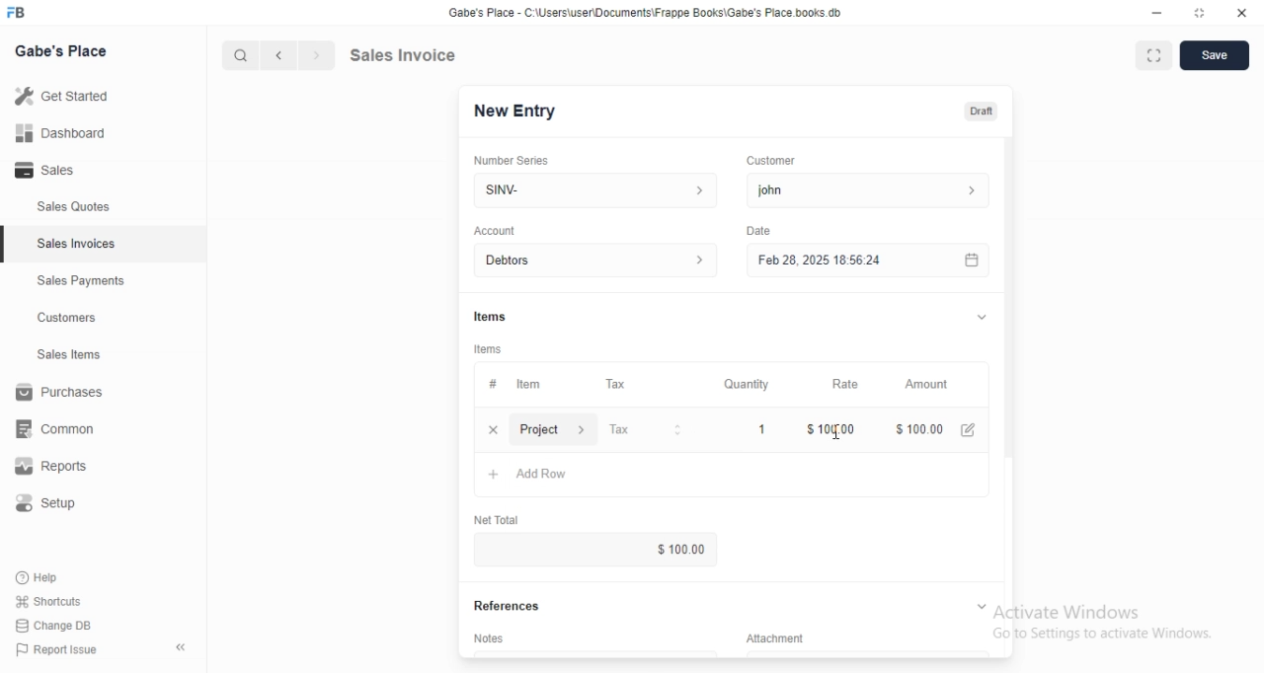  Describe the element at coordinates (983, 112) in the screenshot. I see `Draft` at that location.